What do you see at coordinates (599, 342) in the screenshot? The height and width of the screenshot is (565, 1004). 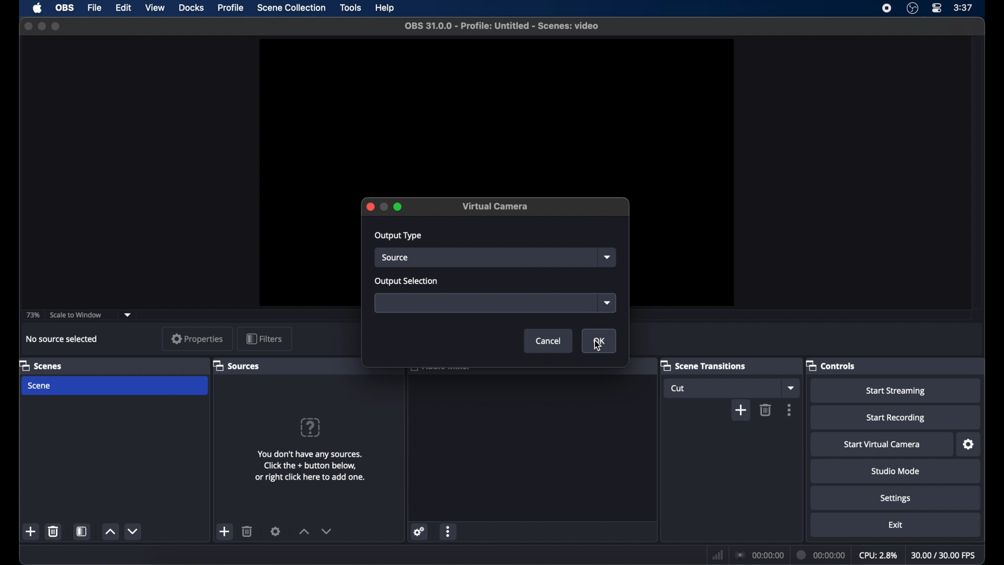 I see `OK` at bounding box center [599, 342].